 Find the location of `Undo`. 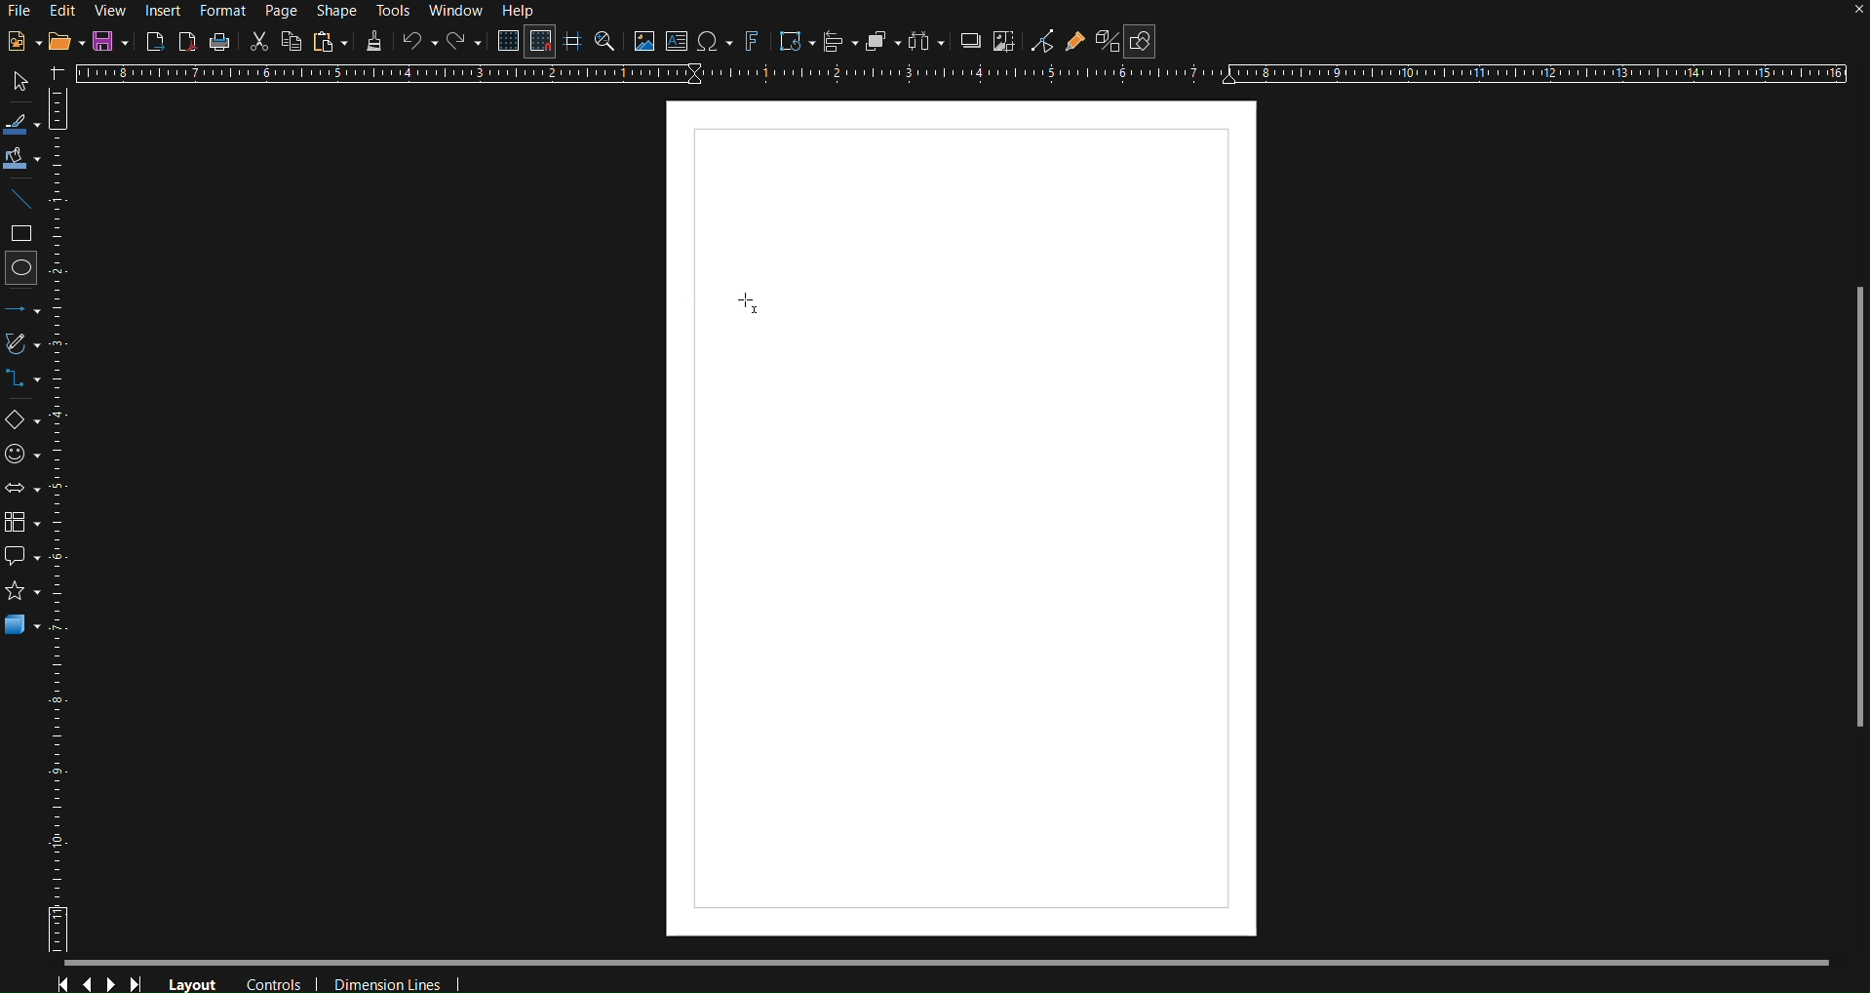

Undo is located at coordinates (419, 43).